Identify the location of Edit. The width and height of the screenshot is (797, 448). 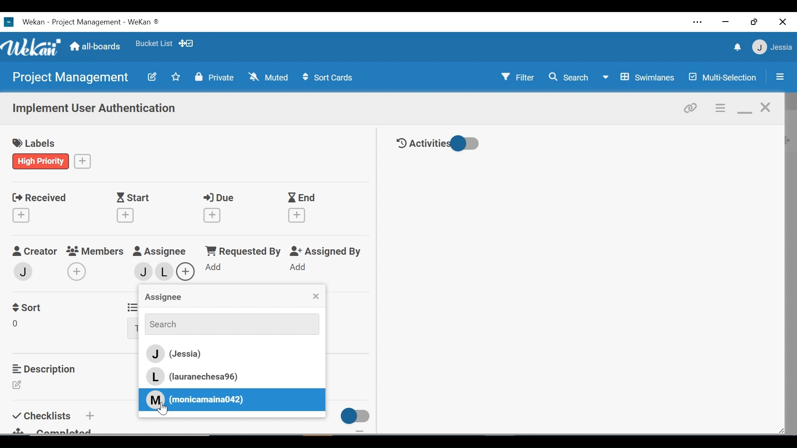
(20, 385).